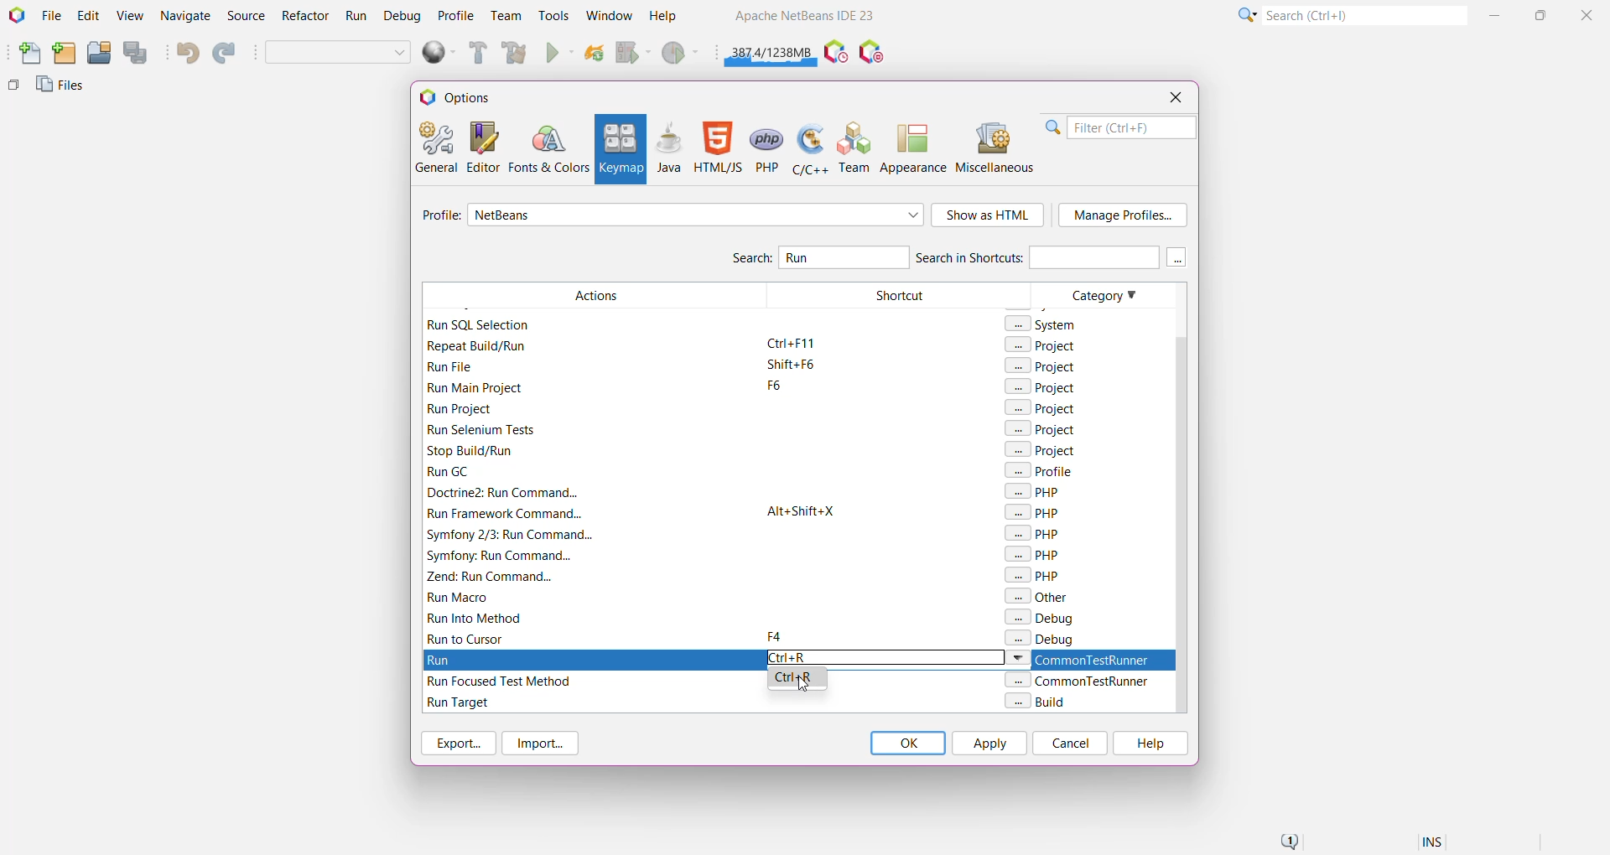 The height and width of the screenshot is (855, 1610). What do you see at coordinates (989, 743) in the screenshot?
I see `Apply` at bounding box center [989, 743].